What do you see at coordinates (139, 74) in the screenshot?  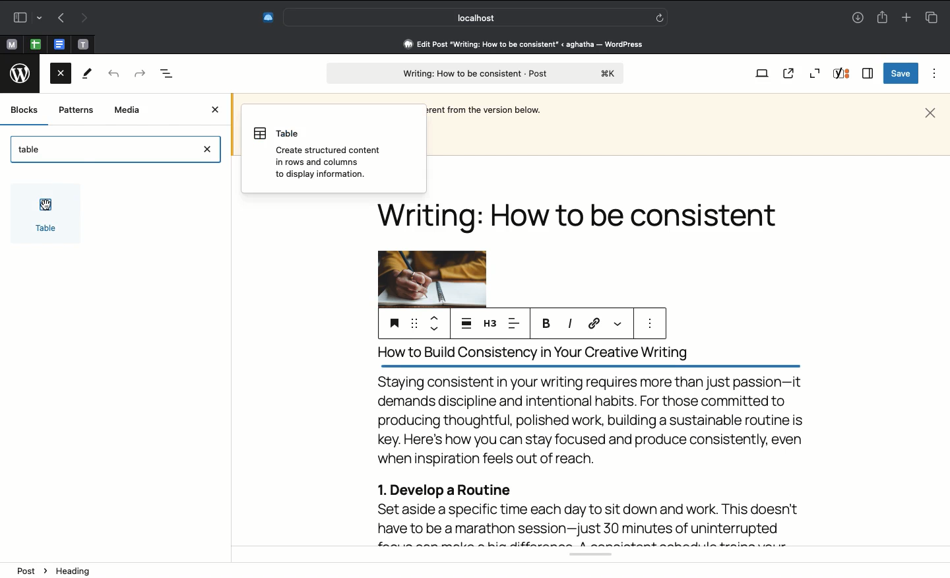 I see `Forward` at bounding box center [139, 74].